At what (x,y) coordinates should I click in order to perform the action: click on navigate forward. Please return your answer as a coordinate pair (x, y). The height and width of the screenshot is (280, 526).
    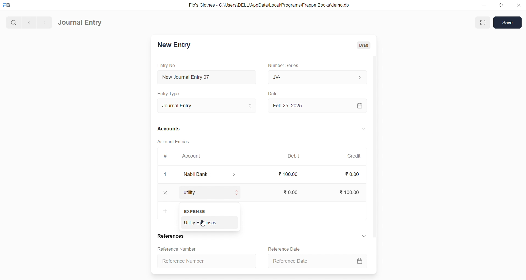
    Looking at the image, I should click on (44, 22).